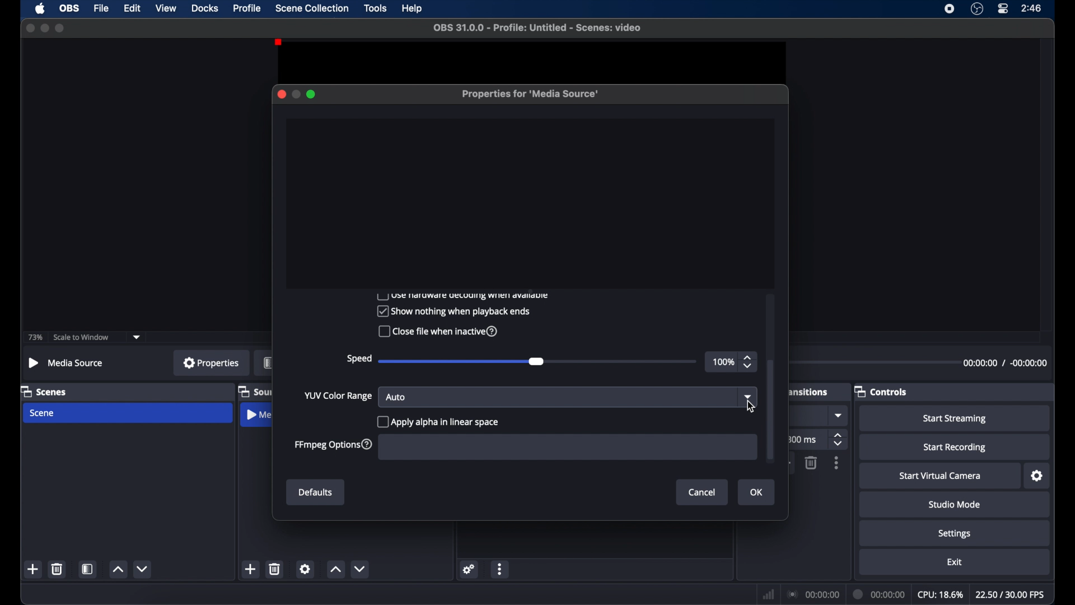 Image resolution: width=1075 pixels, height=605 pixels. I want to click on delete, so click(810, 463).